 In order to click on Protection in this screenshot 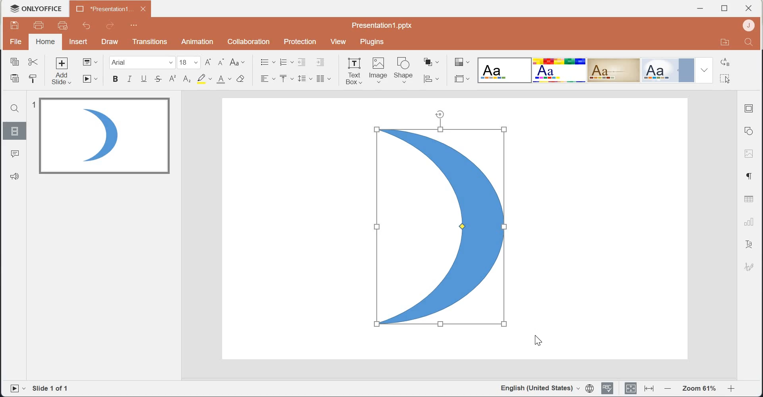, I will do `click(297, 42)`.